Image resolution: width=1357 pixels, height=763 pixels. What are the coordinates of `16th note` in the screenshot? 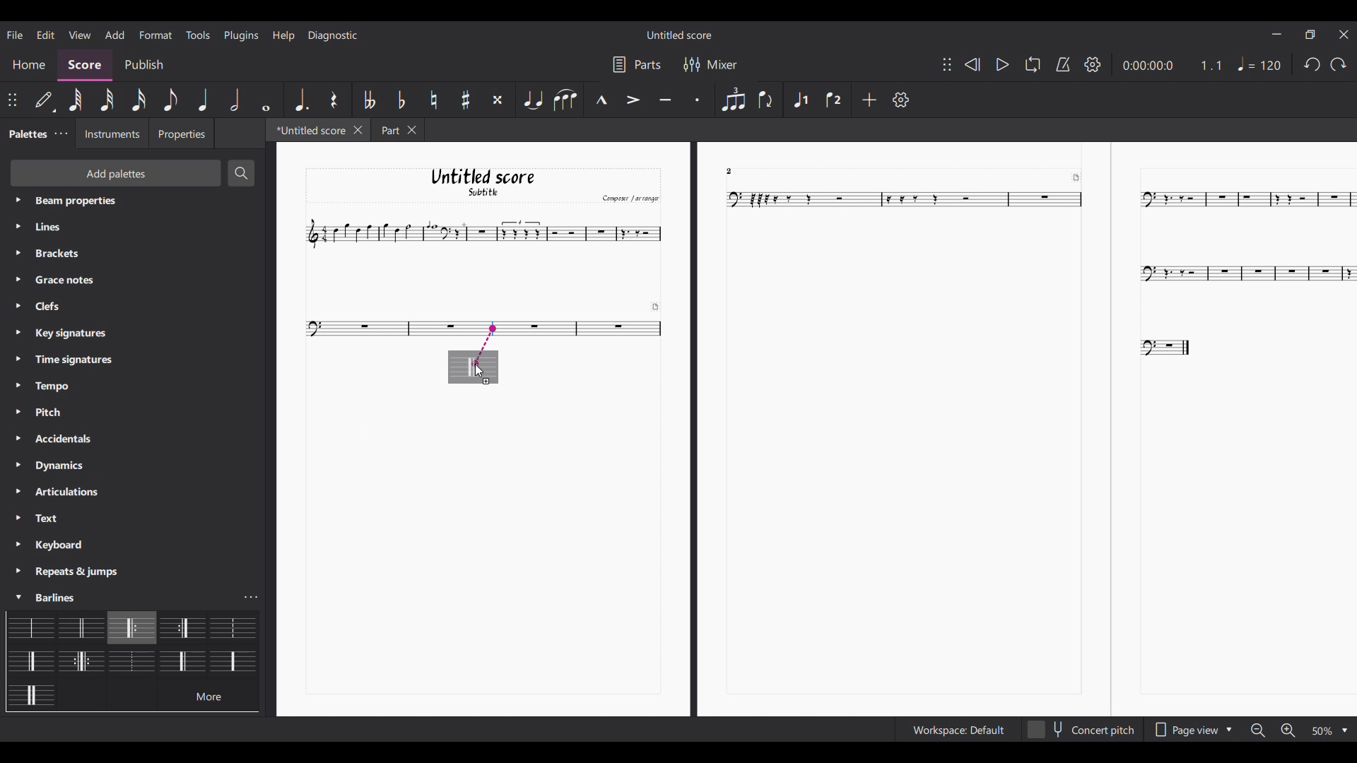 It's located at (139, 100).